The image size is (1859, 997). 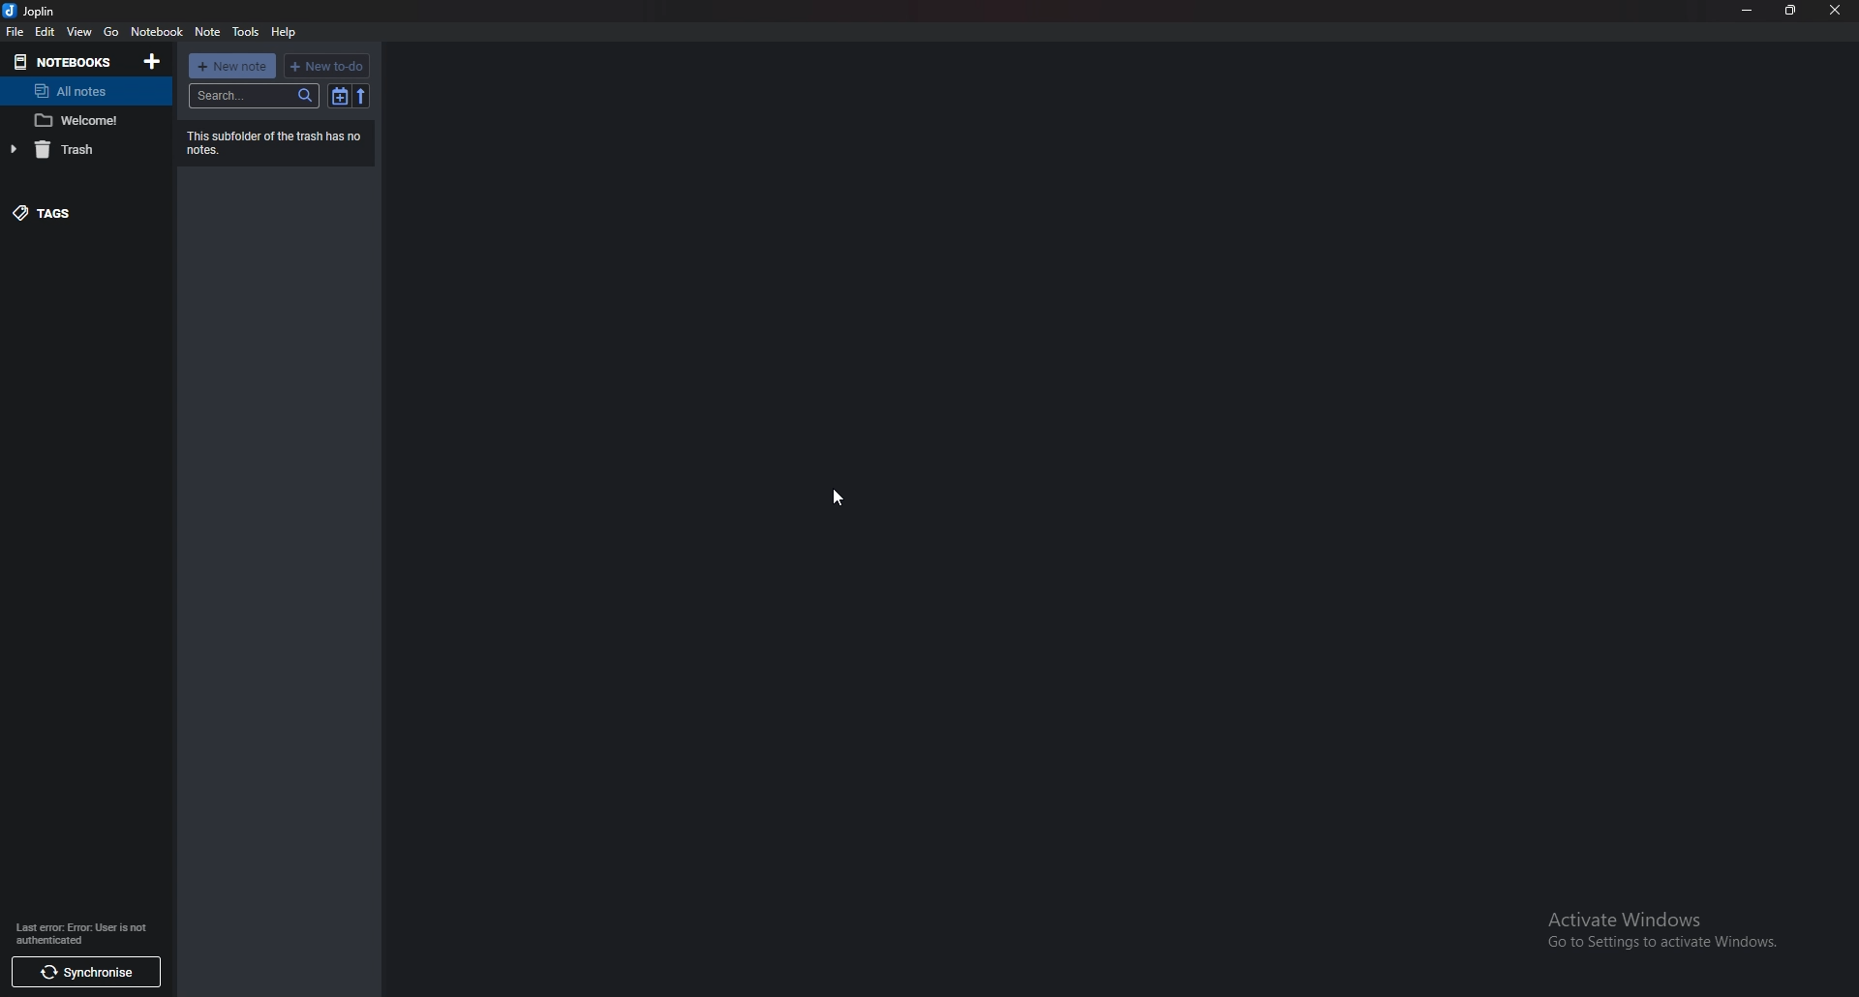 I want to click on note, so click(x=83, y=120).